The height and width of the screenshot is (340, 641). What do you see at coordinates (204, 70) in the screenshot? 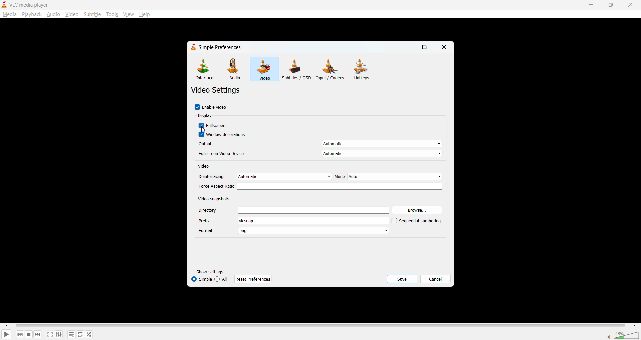
I see `interface` at bounding box center [204, 70].